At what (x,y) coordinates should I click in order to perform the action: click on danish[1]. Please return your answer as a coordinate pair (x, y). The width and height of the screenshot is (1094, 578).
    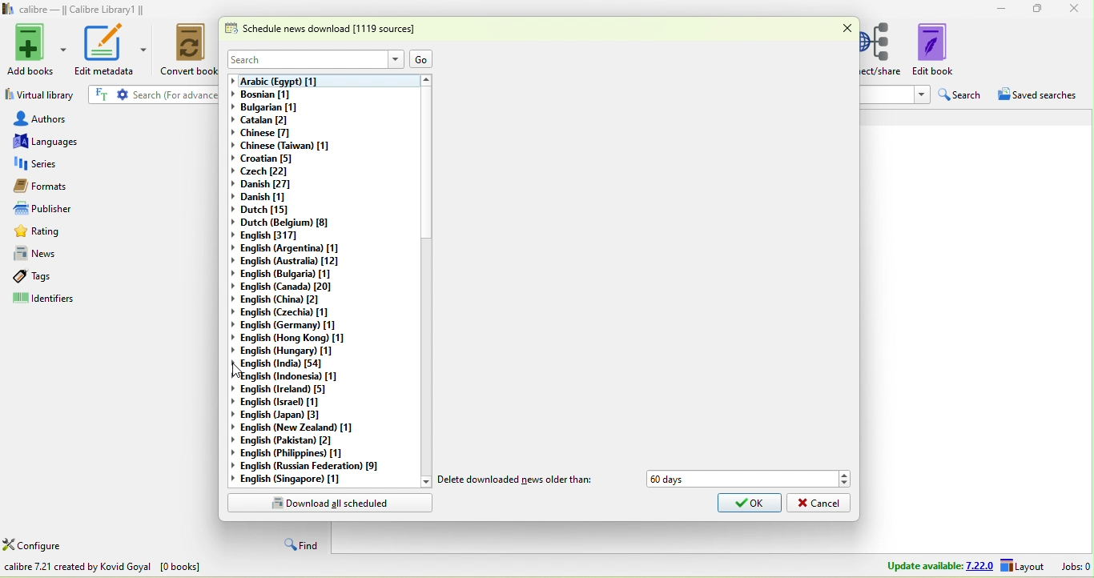
    Looking at the image, I should click on (272, 198).